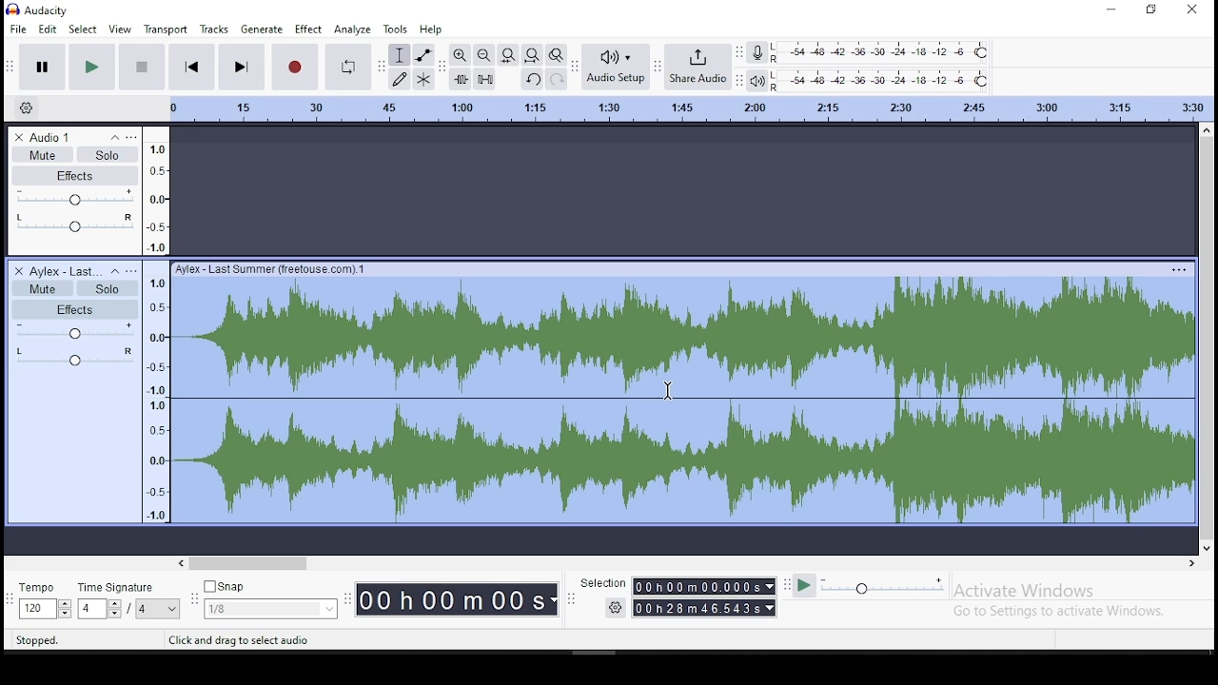 The width and height of the screenshot is (1218, 685). I want to click on zoom in, so click(460, 55).